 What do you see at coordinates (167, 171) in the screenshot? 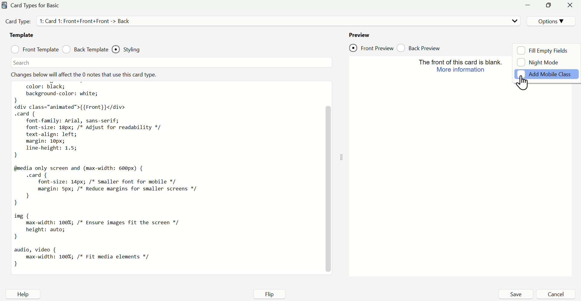
I see `Code` at bounding box center [167, 171].